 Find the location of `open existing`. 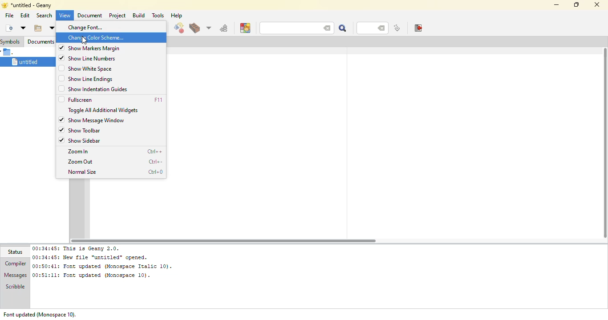

open existing is located at coordinates (37, 28).